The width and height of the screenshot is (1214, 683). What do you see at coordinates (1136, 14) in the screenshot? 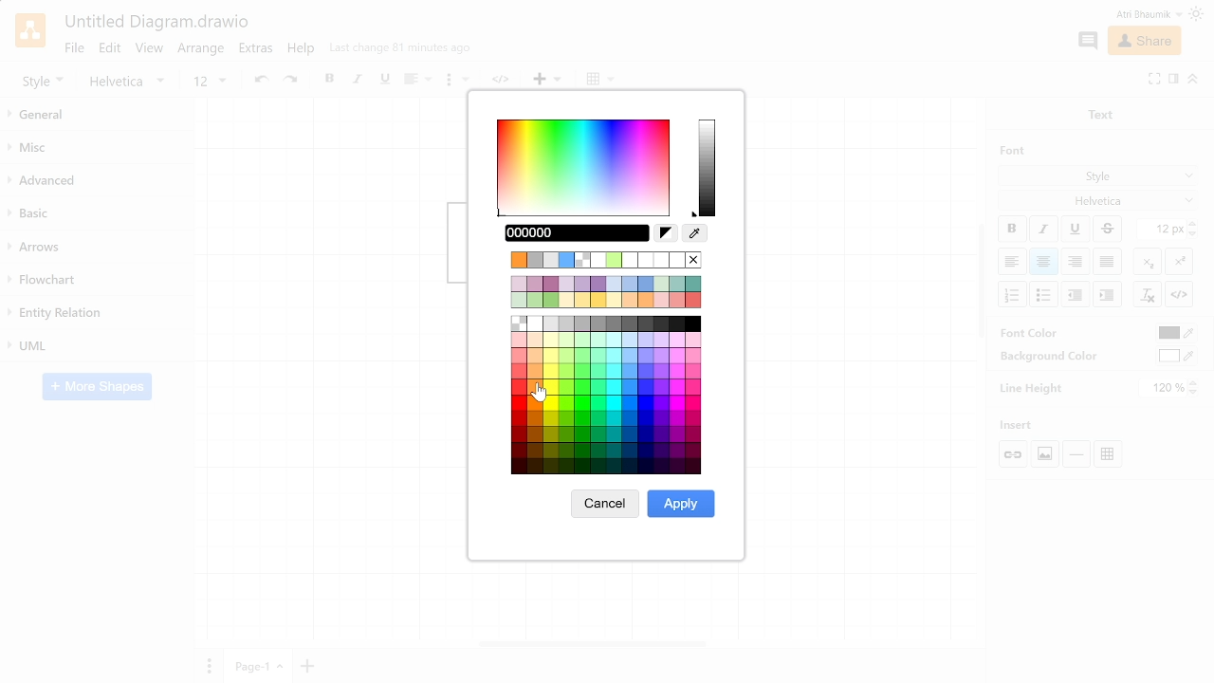
I see `Profile` at bounding box center [1136, 14].